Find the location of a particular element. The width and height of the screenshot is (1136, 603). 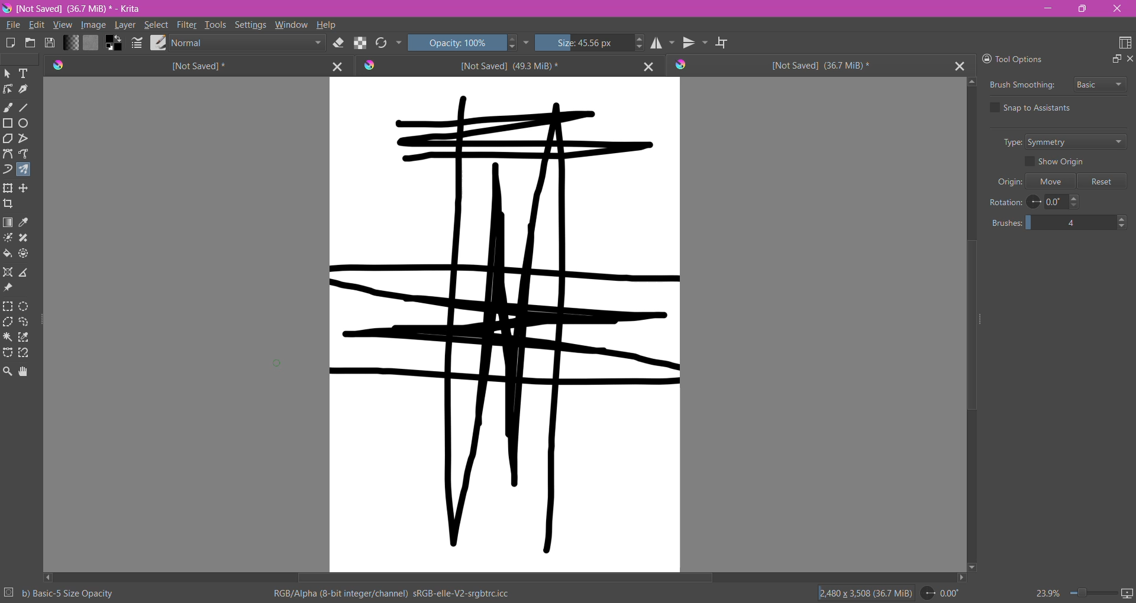

Polyline Tool is located at coordinates (23, 138).